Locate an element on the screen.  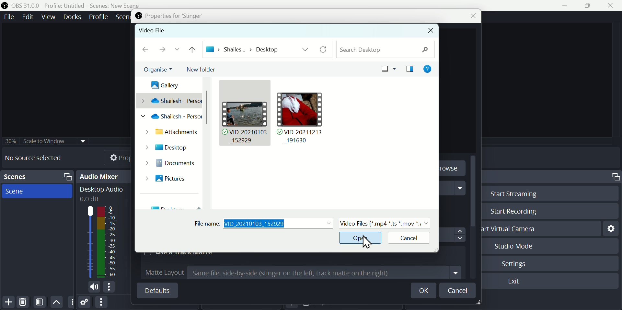
O K is located at coordinates (426, 291).